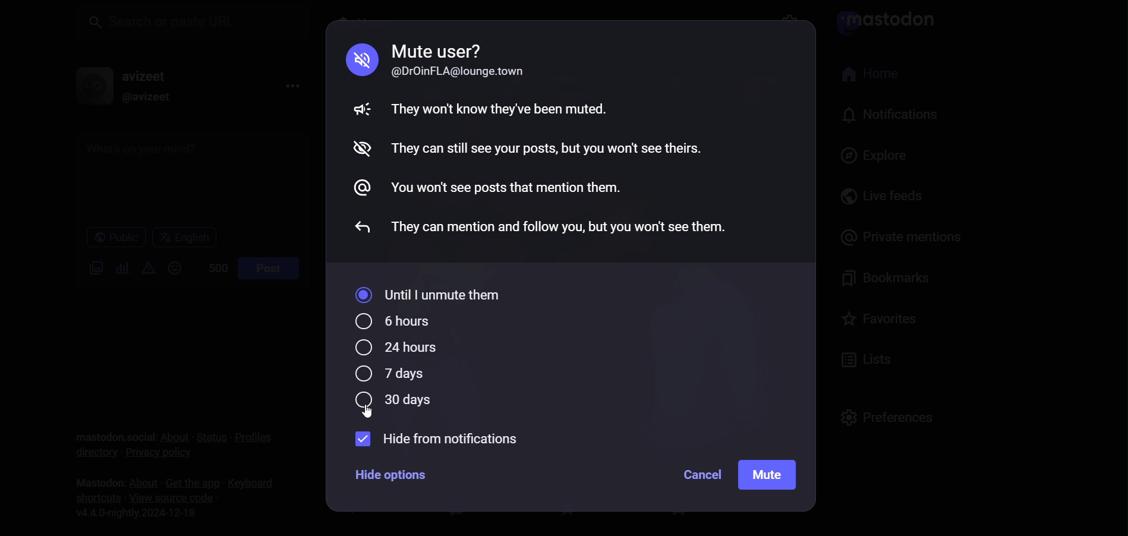  What do you see at coordinates (370, 410) in the screenshot?
I see `cursor` at bounding box center [370, 410].